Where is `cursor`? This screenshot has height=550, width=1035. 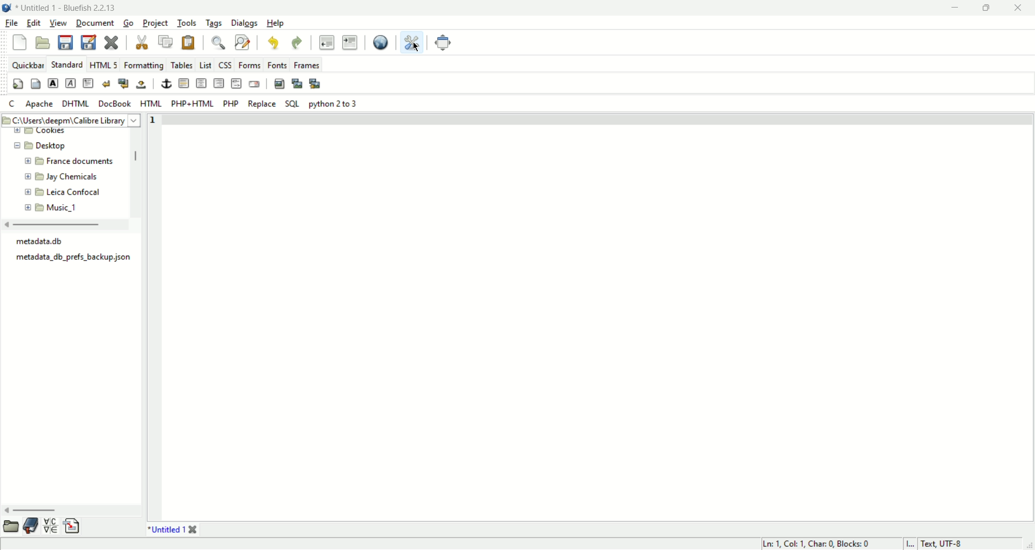 cursor is located at coordinates (417, 47).